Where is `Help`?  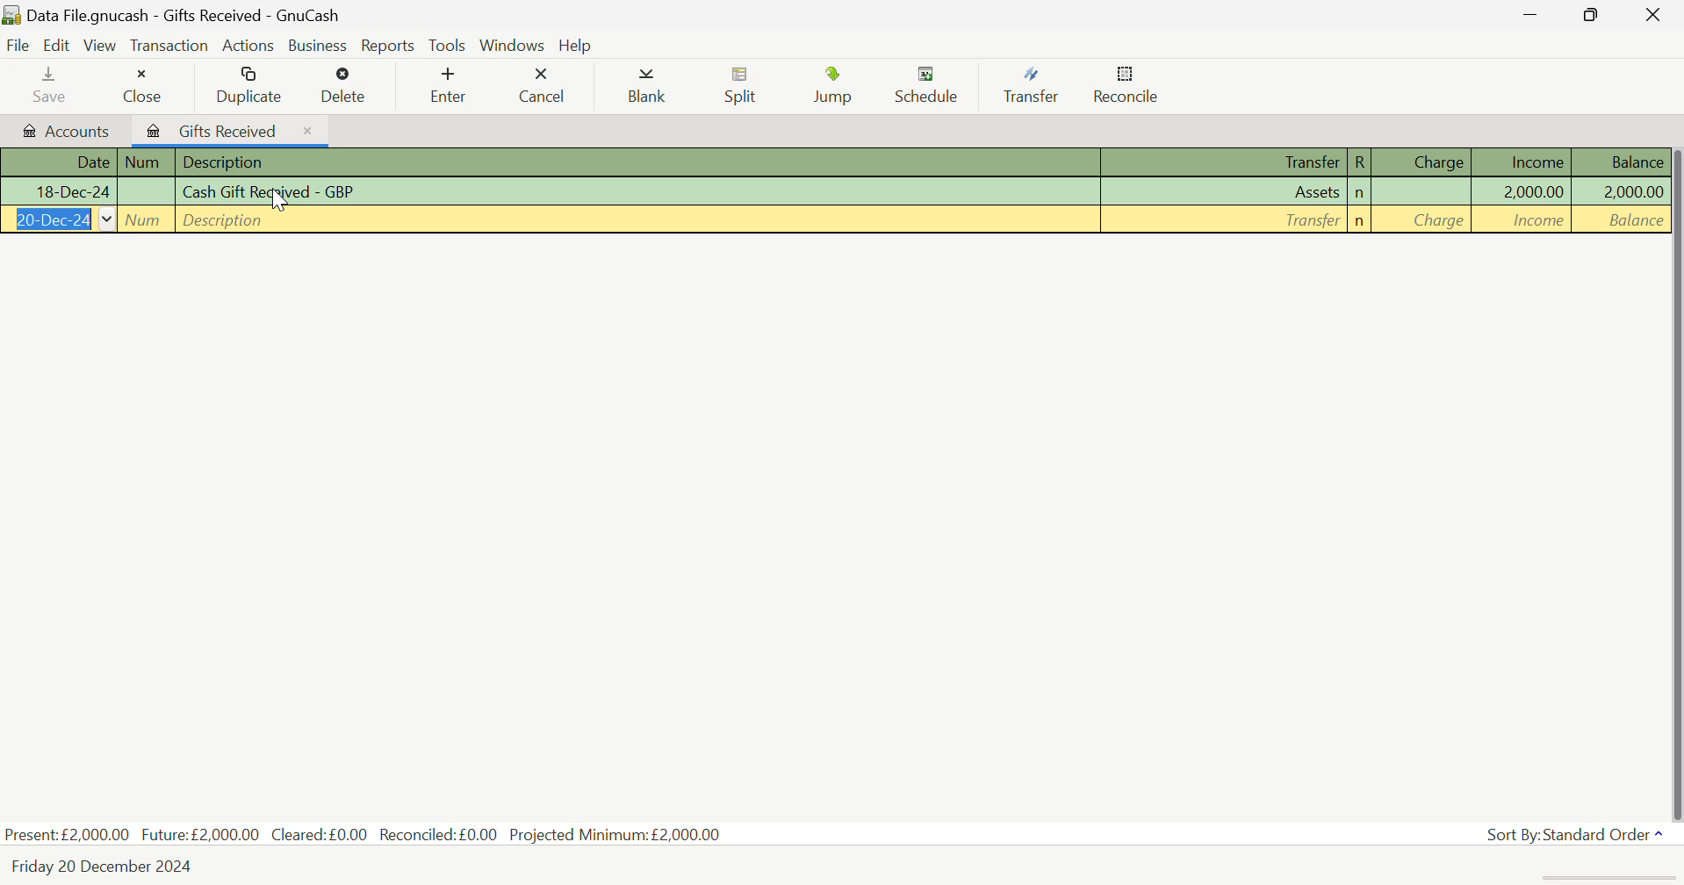
Help is located at coordinates (575, 44).